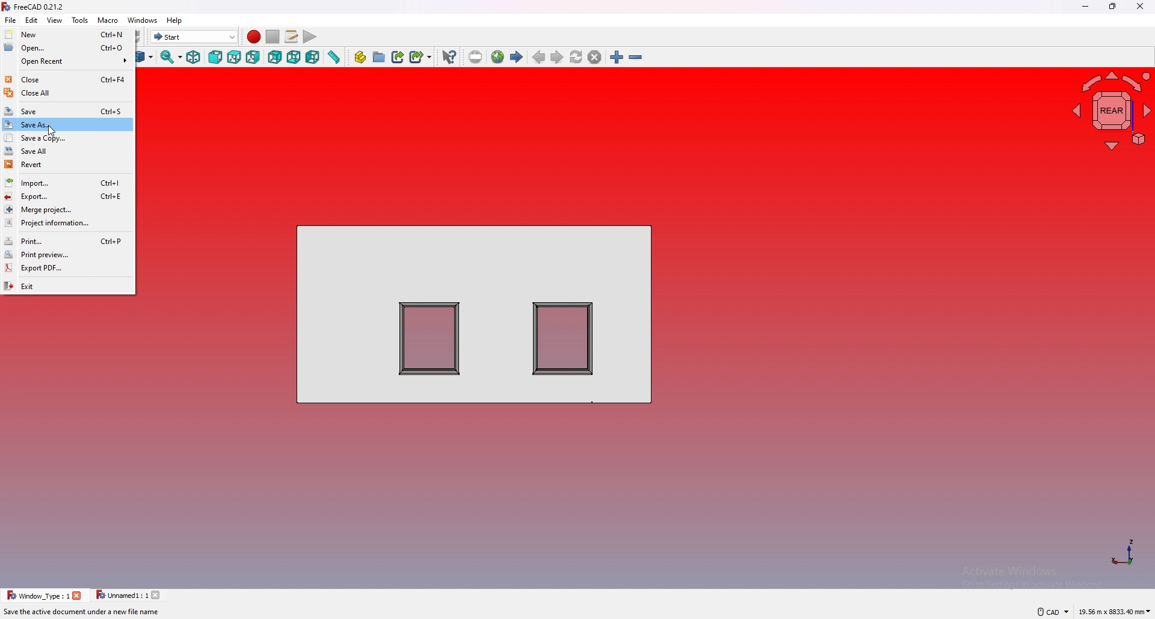 The width and height of the screenshot is (1155, 619). Describe the element at coordinates (234, 57) in the screenshot. I see `top` at that location.